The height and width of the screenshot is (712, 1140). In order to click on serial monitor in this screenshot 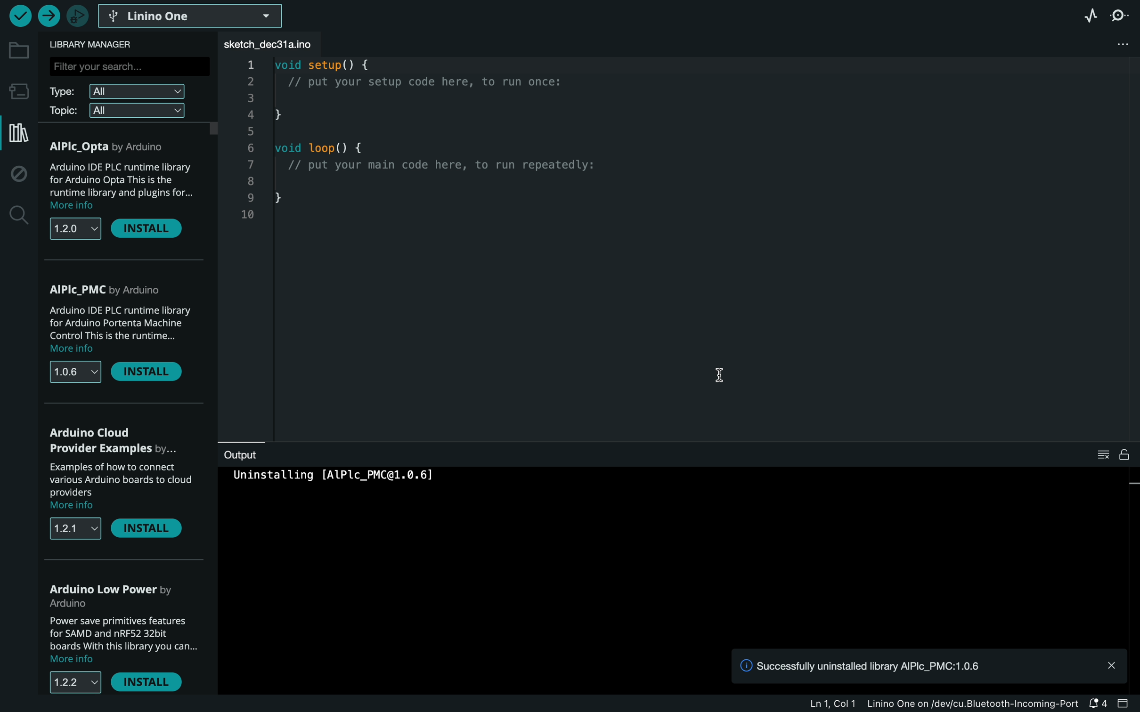, I will do `click(1122, 18)`.